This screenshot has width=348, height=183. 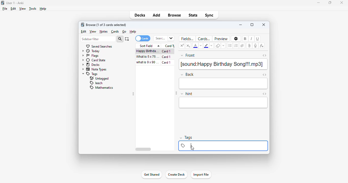 What do you see at coordinates (176, 94) in the screenshot?
I see `toggle sidebar` at bounding box center [176, 94].